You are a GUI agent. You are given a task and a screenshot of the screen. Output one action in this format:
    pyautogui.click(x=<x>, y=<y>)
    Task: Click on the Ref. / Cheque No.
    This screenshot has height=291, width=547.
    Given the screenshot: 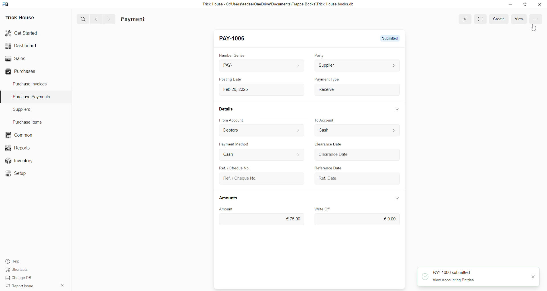 What is the action you would take?
    pyautogui.click(x=260, y=178)
    